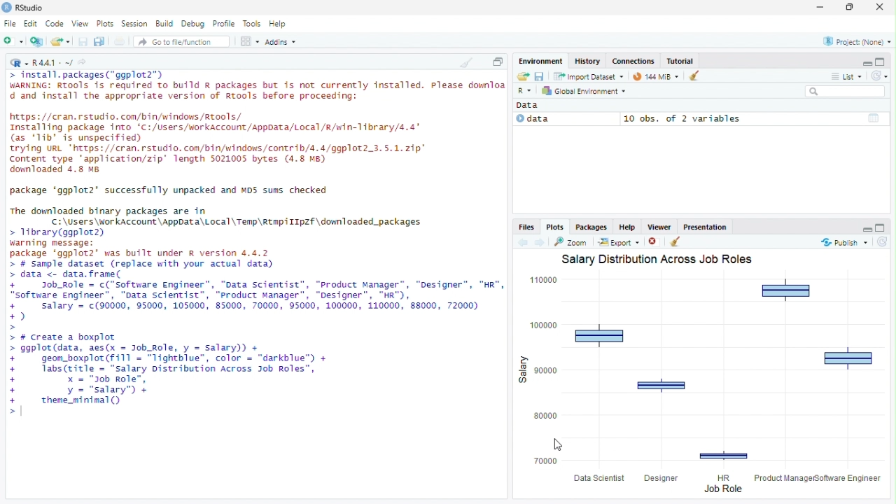 This screenshot has width=896, height=504. What do you see at coordinates (539, 76) in the screenshot?
I see `Save workspace as` at bounding box center [539, 76].